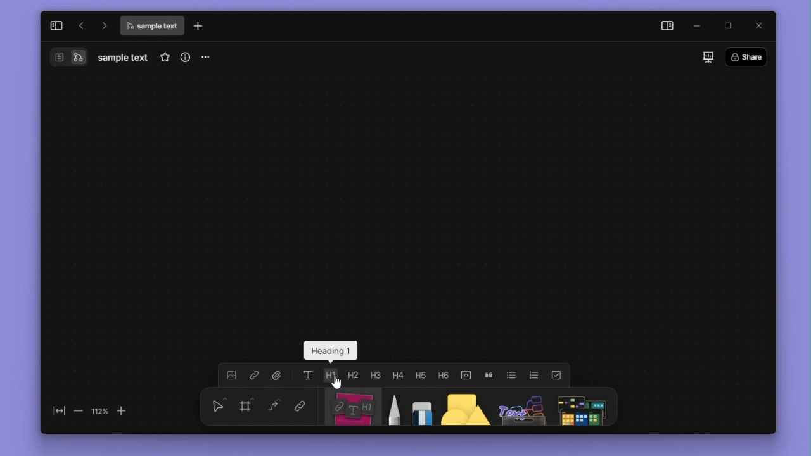 This screenshot has height=456, width=811. What do you see at coordinates (151, 26) in the screenshot?
I see `file name` at bounding box center [151, 26].